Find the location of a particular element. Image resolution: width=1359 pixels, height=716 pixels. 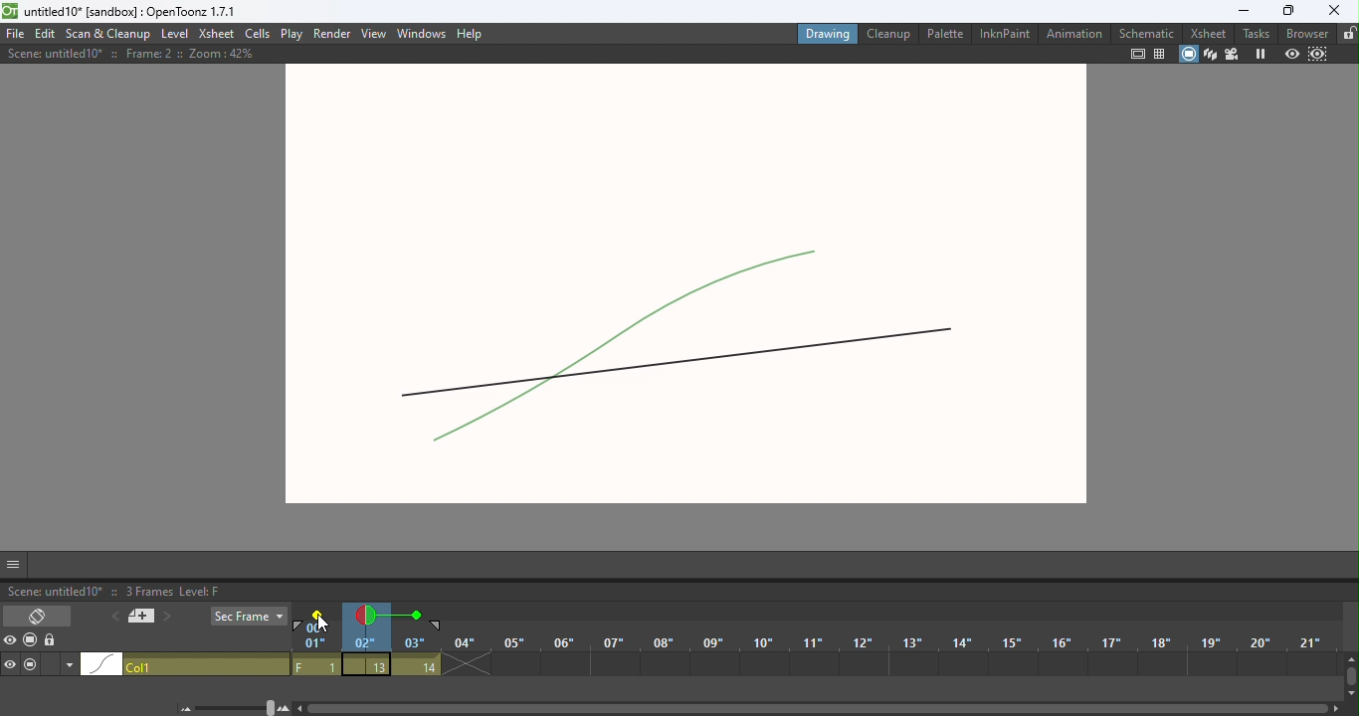

Cleanup is located at coordinates (889, 33).